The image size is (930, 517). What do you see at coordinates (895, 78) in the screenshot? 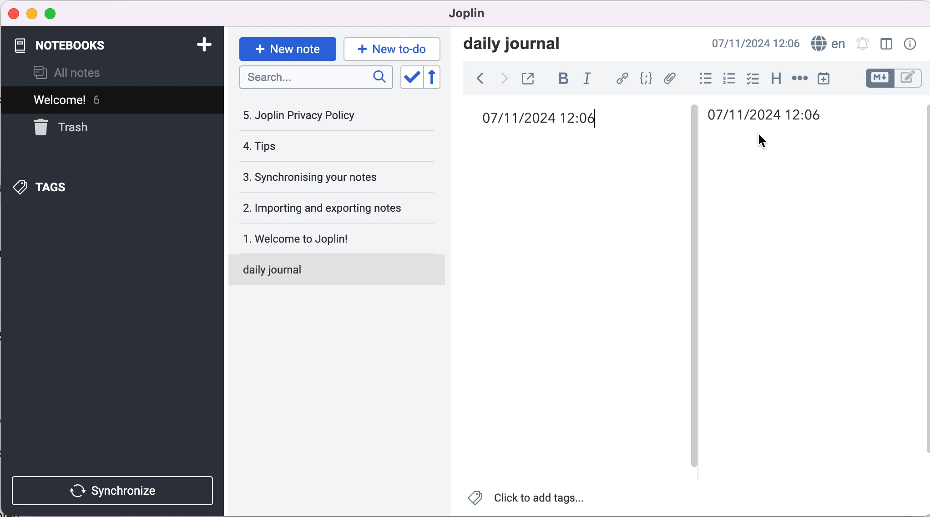
I see `toggle editor` at bounding box center [895, 78].